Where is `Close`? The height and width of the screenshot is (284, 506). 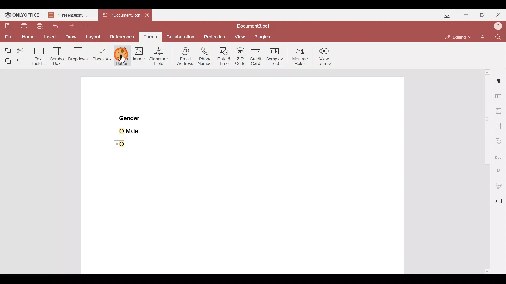 Close is located at coordinates (498, 15).